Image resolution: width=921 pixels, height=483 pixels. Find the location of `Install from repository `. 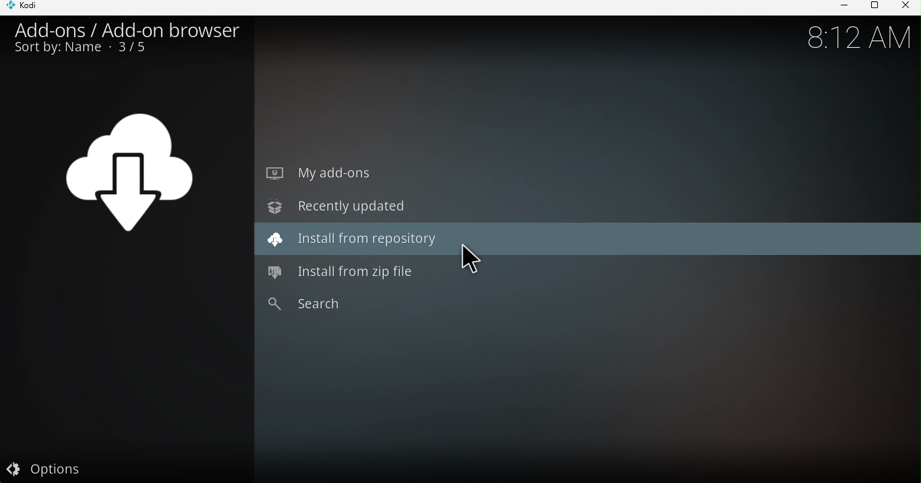

Install from repository  is located at coordinates (587, 238).